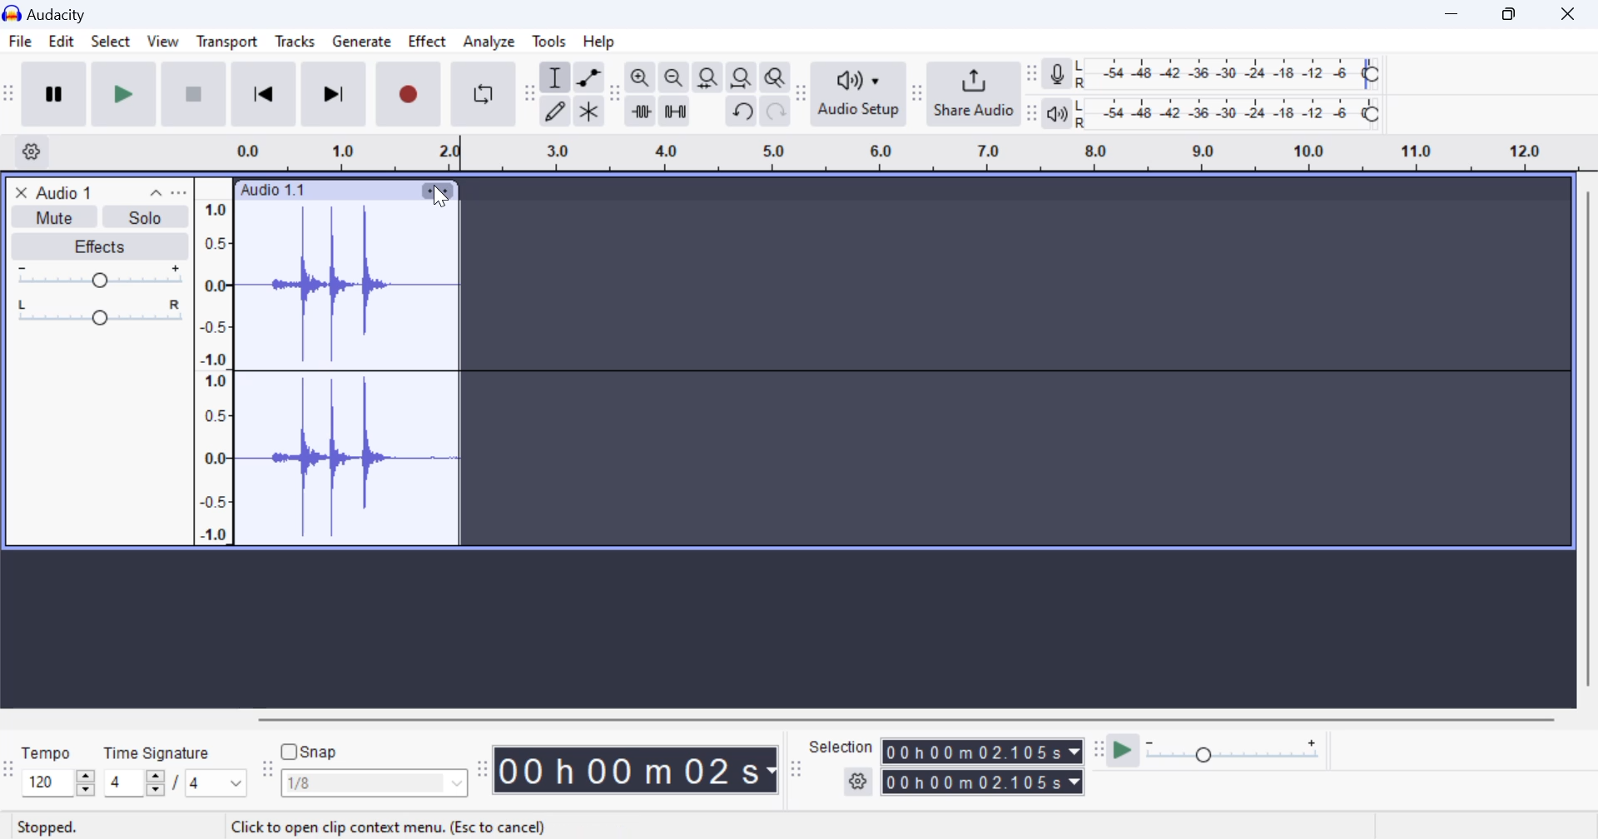  What do you see at coordinates (706, 79) in the screenshot?
I see `fit selection to width` at bounding box center [706, 79].